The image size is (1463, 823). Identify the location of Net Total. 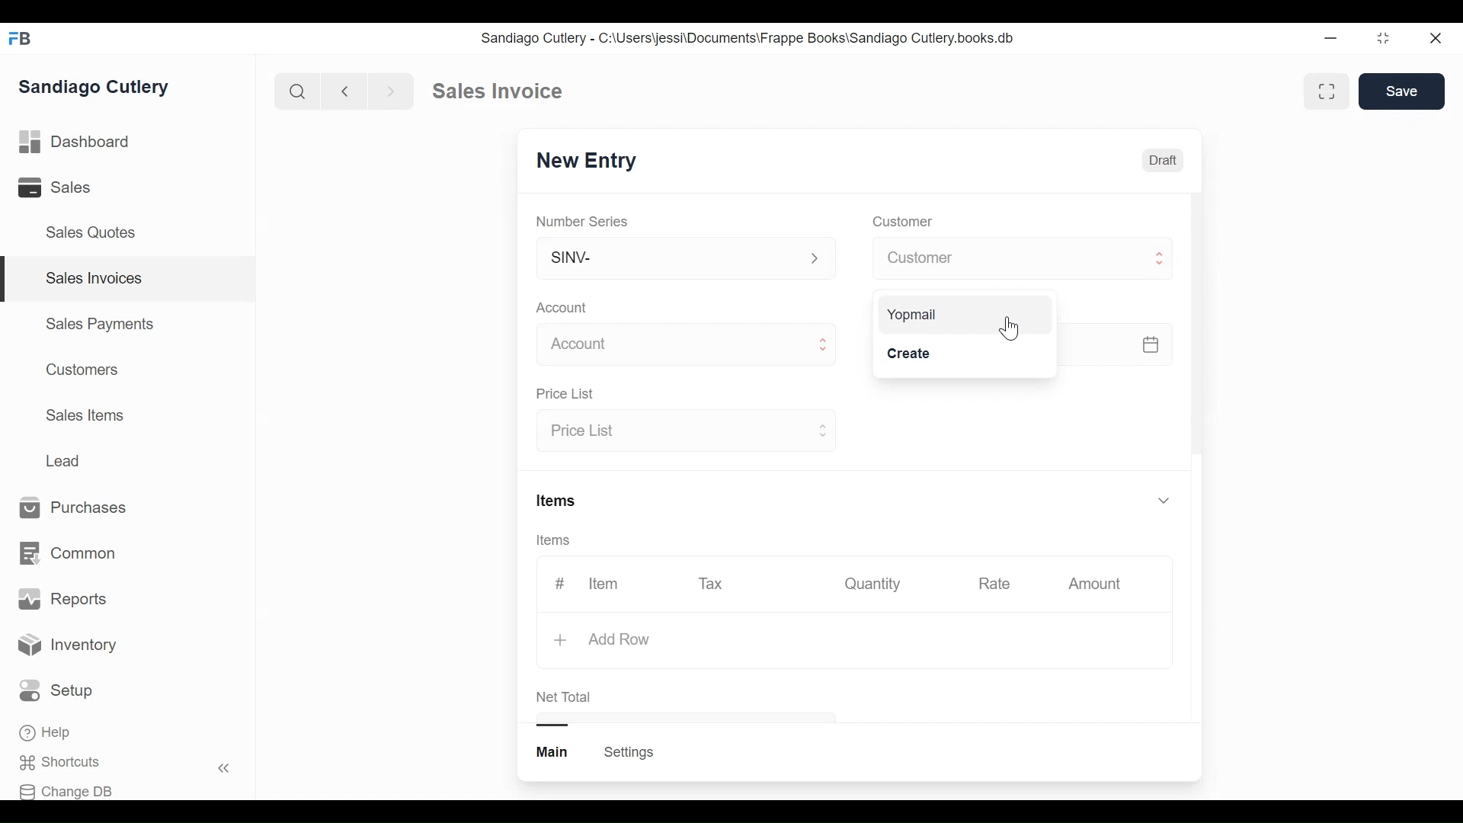
(567, 697).